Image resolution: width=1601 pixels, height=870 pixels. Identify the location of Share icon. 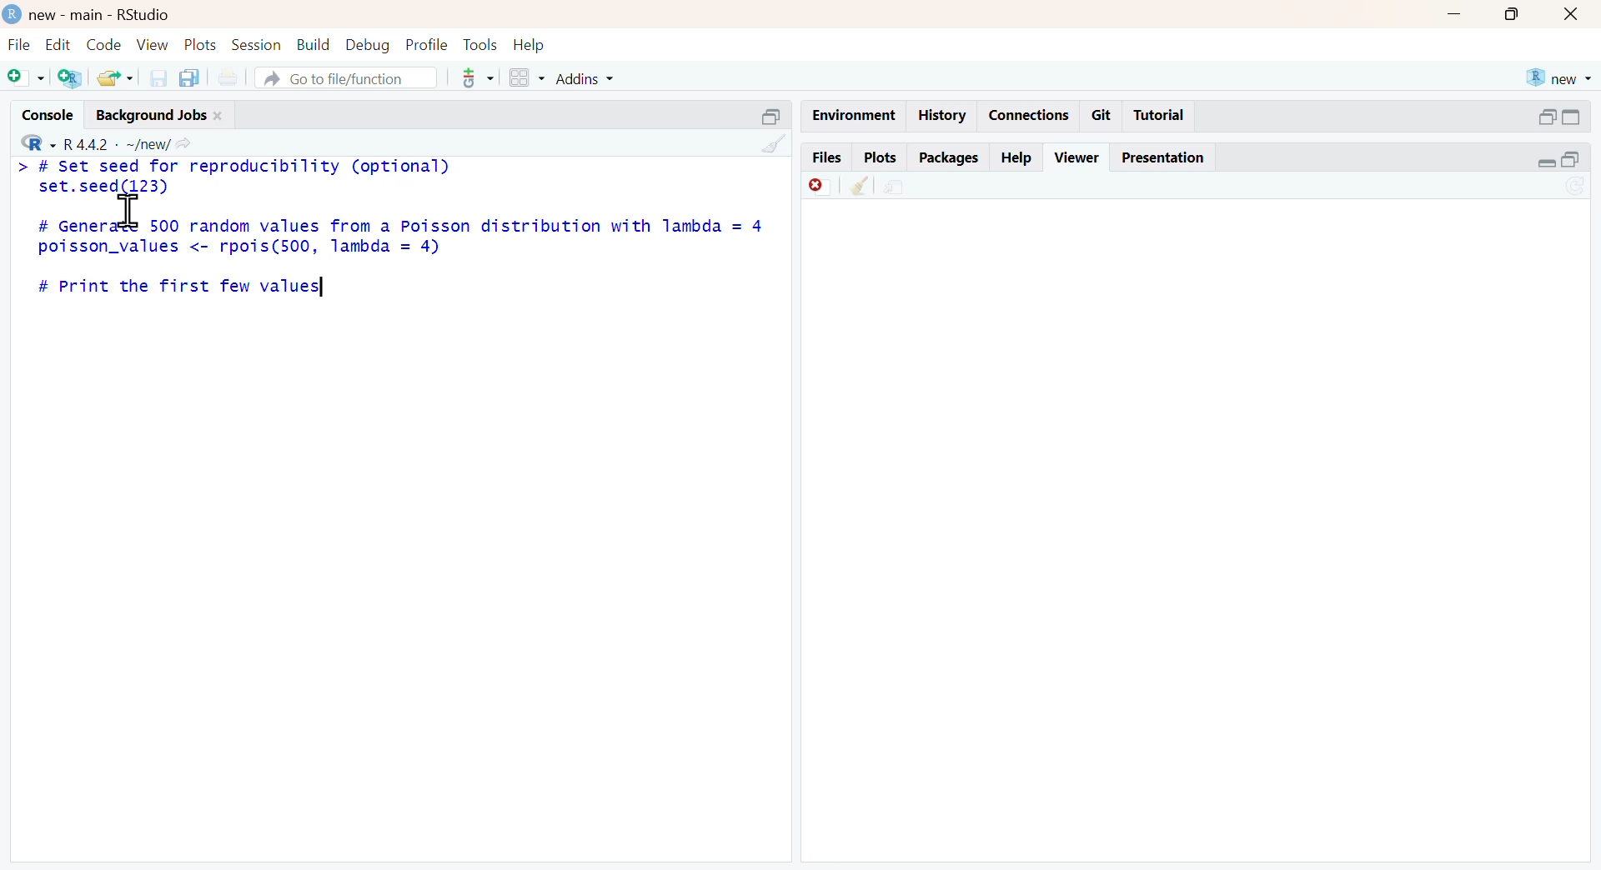
(185, 143).